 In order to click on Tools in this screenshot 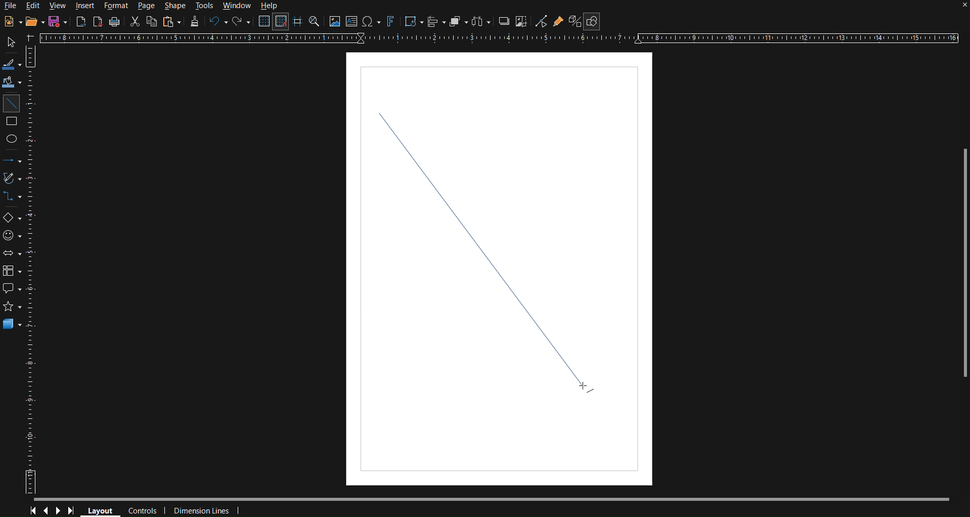, I will do `click(205, 7)`.